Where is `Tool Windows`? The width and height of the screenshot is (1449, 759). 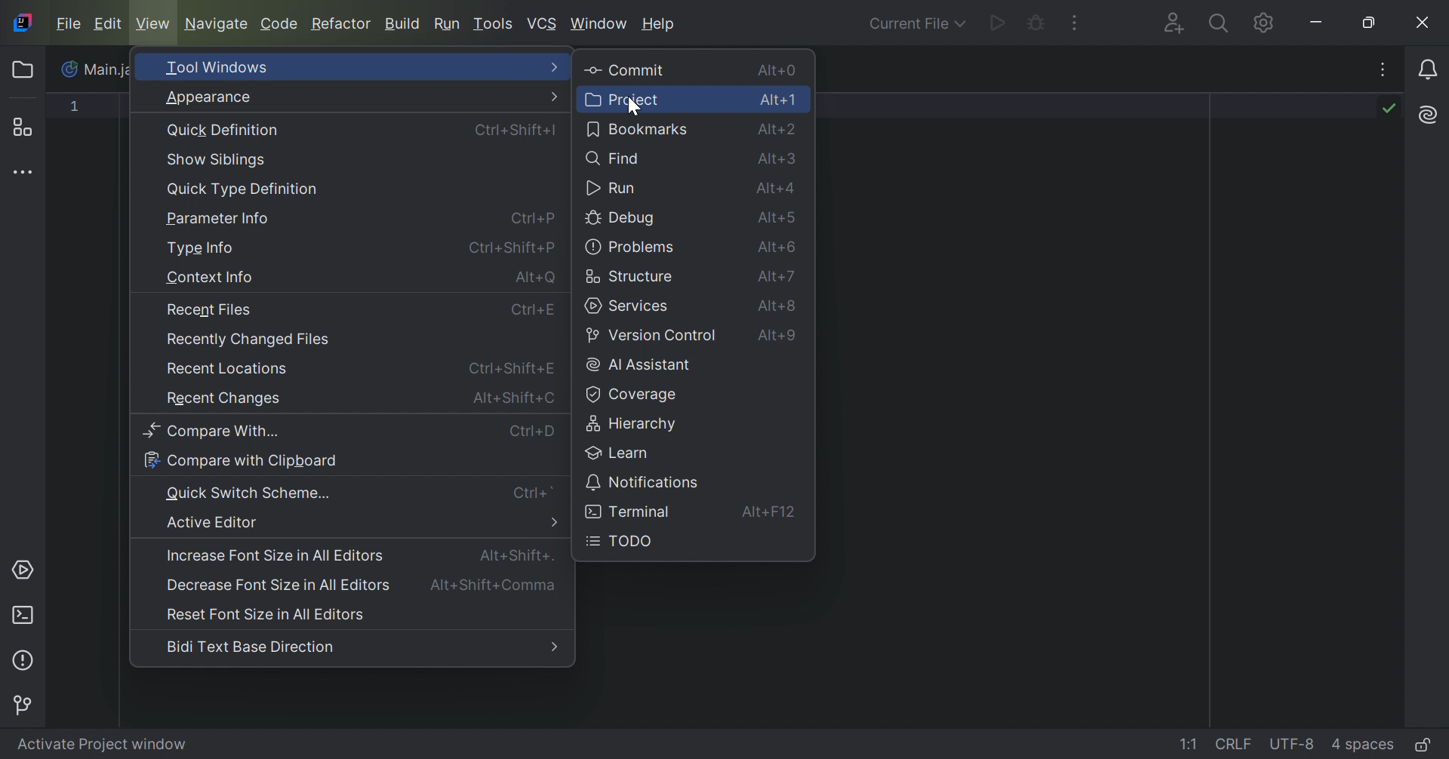 Tool Windows is located at coordinates (222, 66).